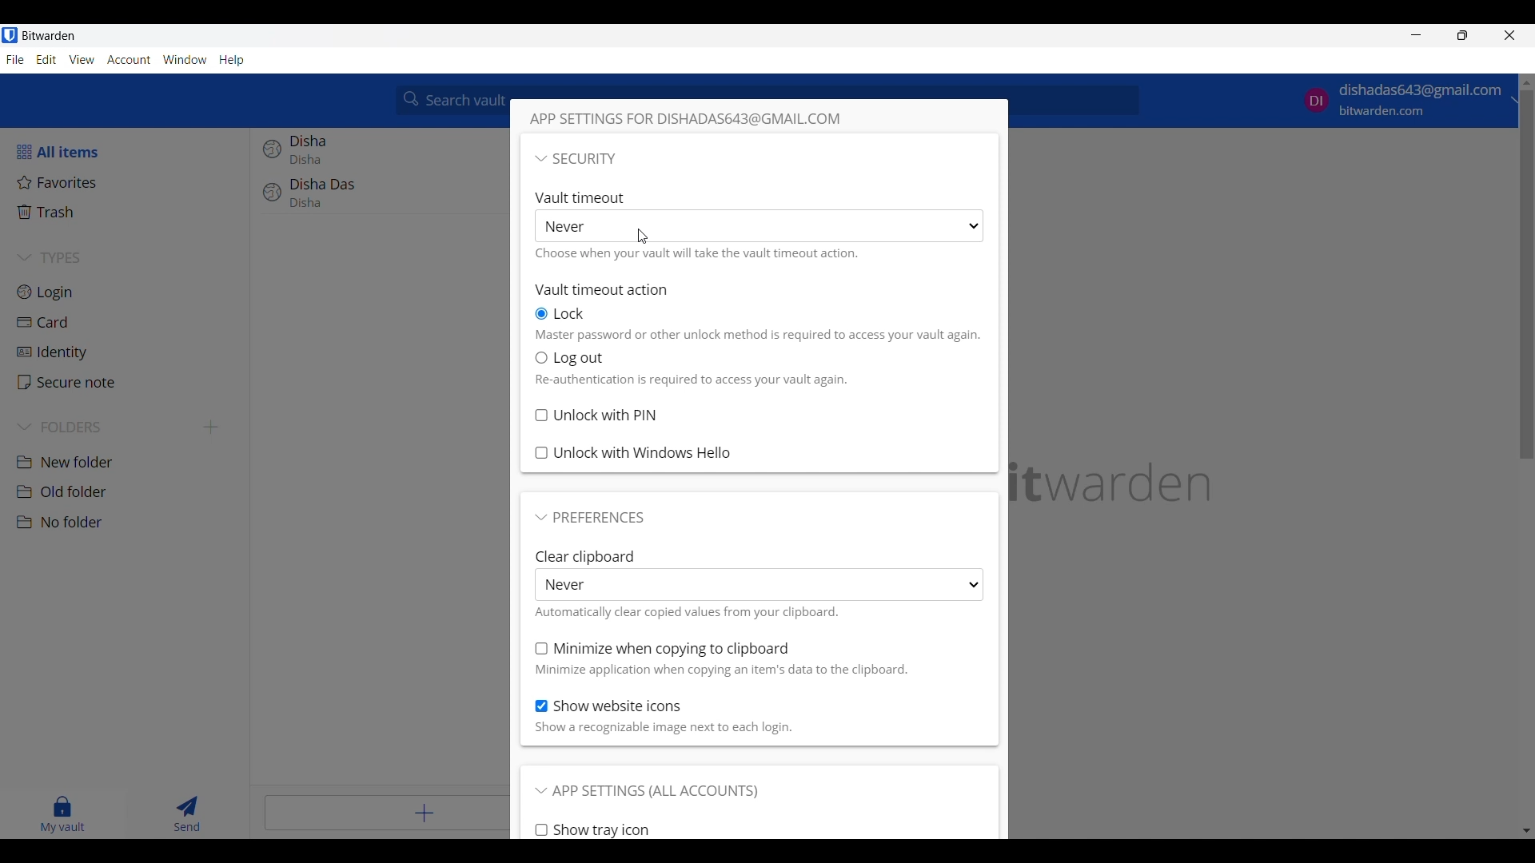 This screenshot has width=1535, height=863. What do you see at coordinates (129, 60) in the screenshot?
I see `Account menu` at bounding box center [129, 60].